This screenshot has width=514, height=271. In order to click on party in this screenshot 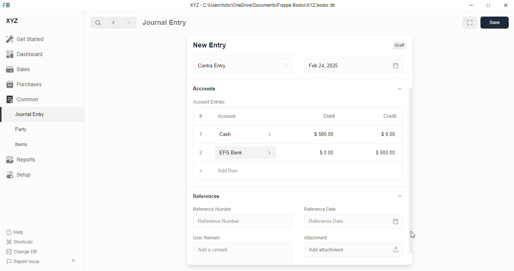, I will do `click(22, 129)`.